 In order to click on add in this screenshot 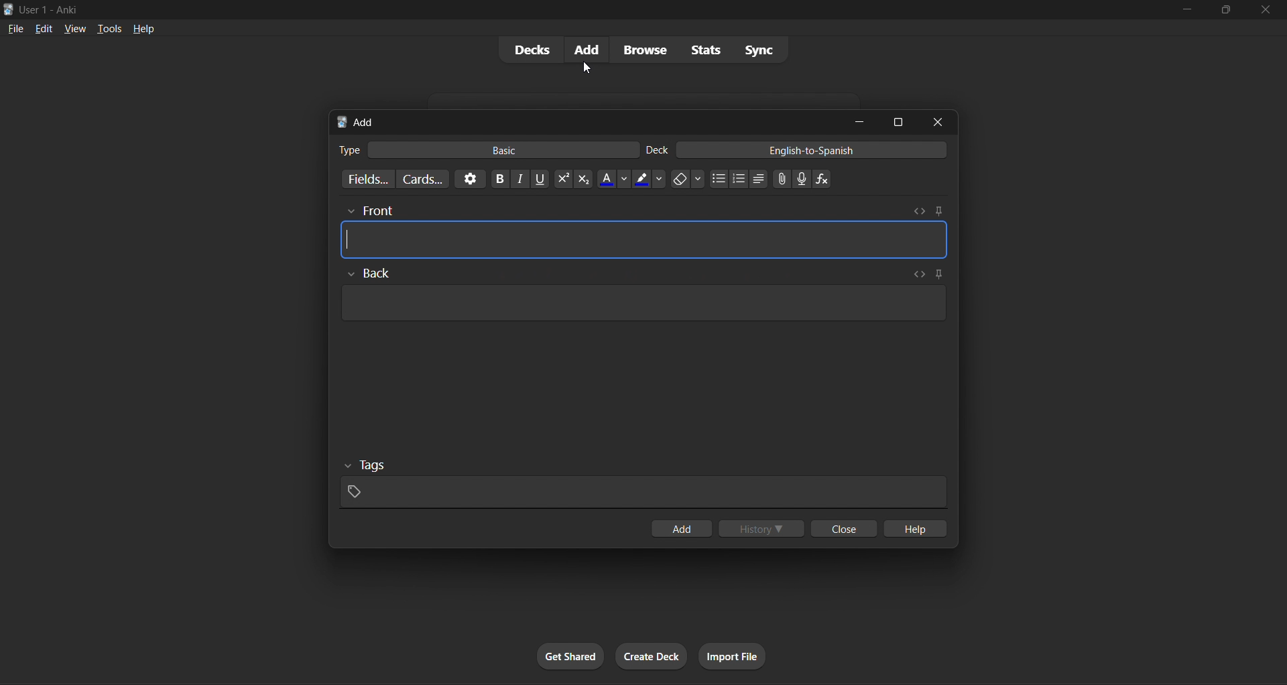, I will do `click(587, 49)`.